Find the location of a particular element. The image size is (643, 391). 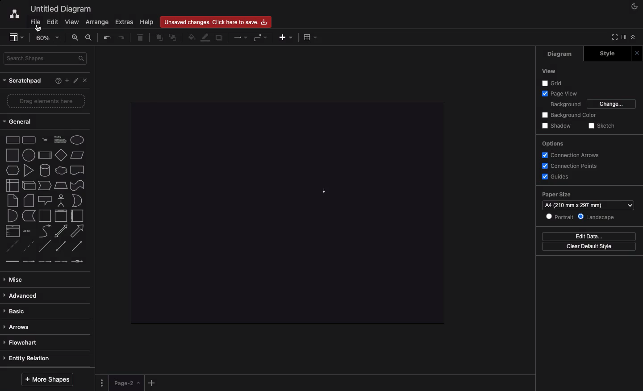

Arrange is located at coordinates (95, 22).